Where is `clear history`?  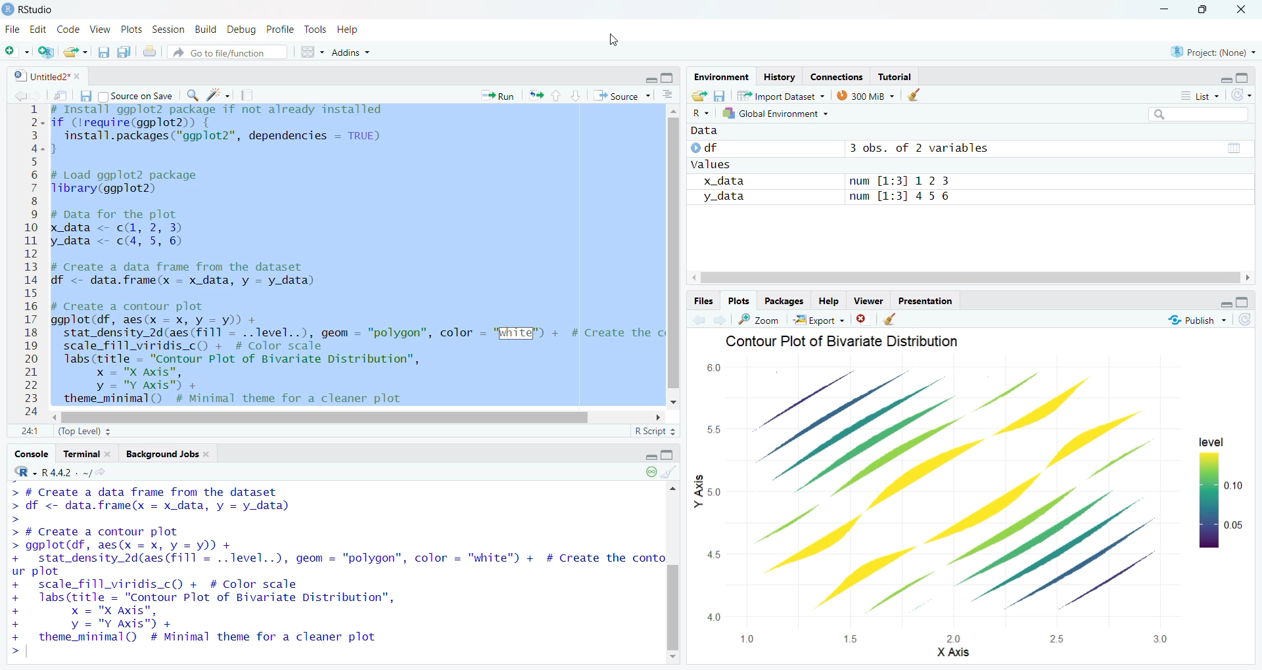 clear history is located at coordinates (920, 95).